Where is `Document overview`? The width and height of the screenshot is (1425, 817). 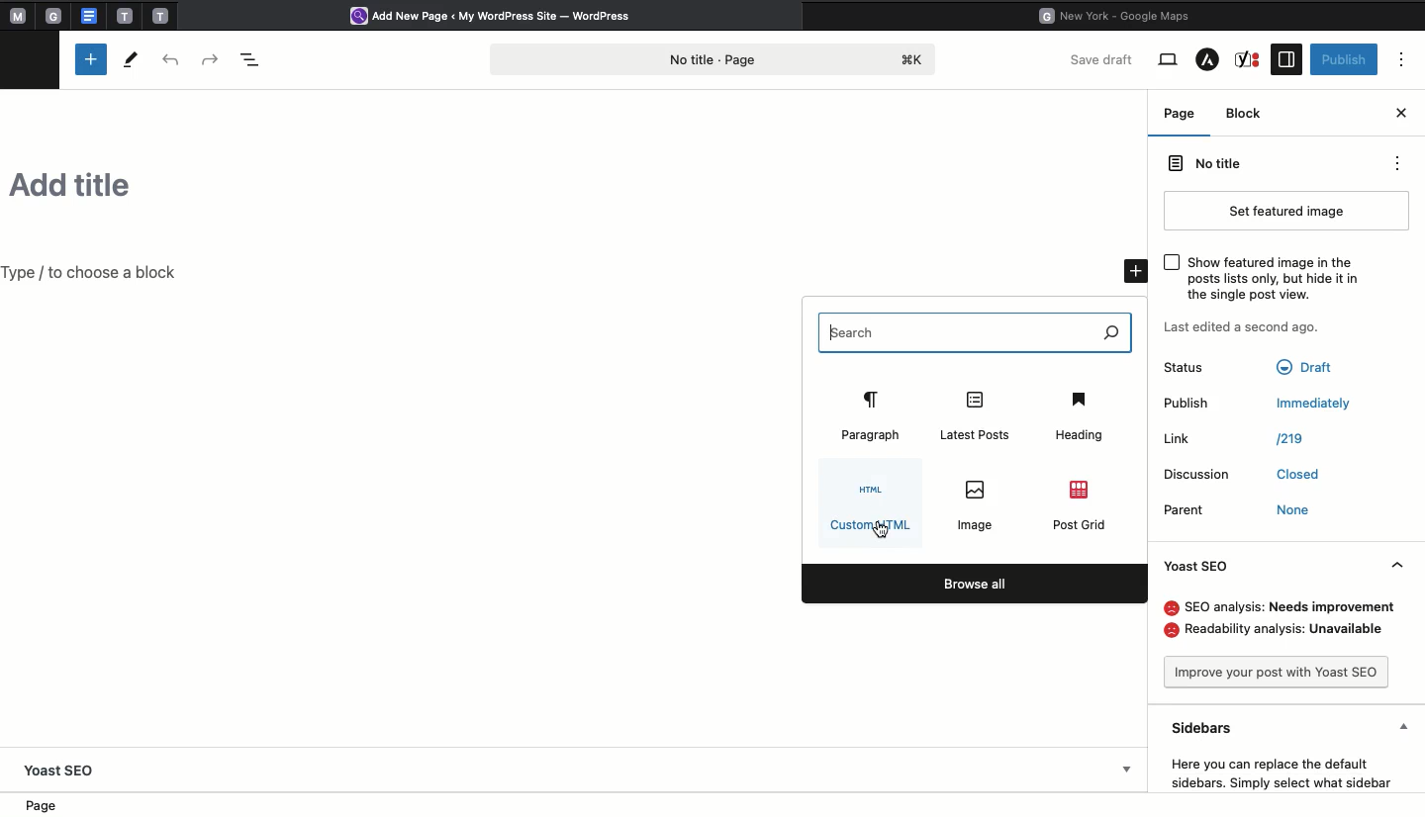
Document overview is located at coordinates (250, 57).